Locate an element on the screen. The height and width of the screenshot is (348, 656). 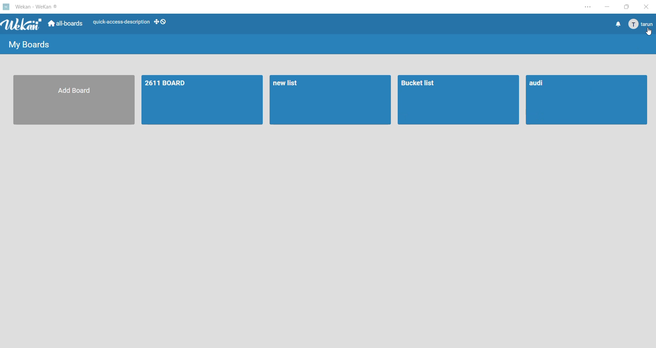
my boards is located at coordinates (27, 45).